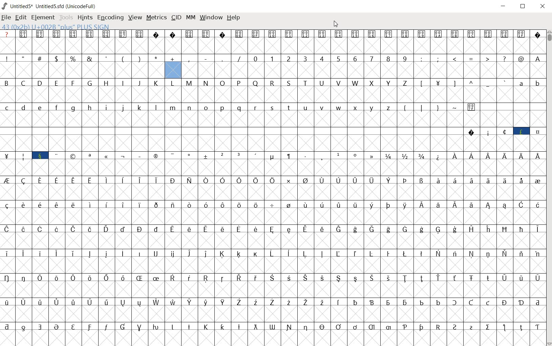 This screenshot has width=552, height=346. What do you see at coordinates (281, 237) in the screenshot?
I see `accented letters` at bounding box center [281, 237].